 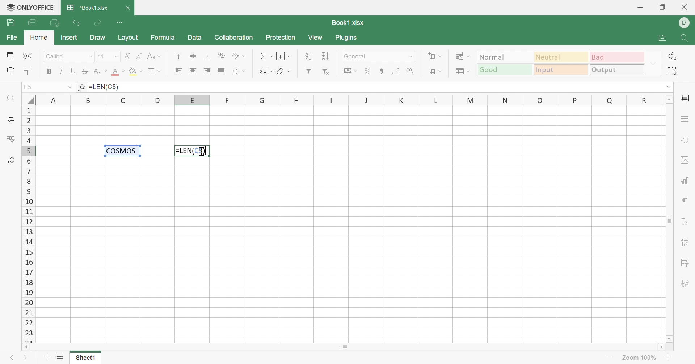 I want to click on Book1.xlsx, so click(x=87, y=8).